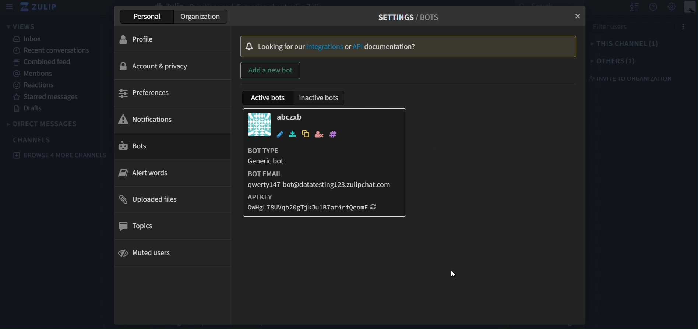  I want to click on Looking for our, so click(281, 46).